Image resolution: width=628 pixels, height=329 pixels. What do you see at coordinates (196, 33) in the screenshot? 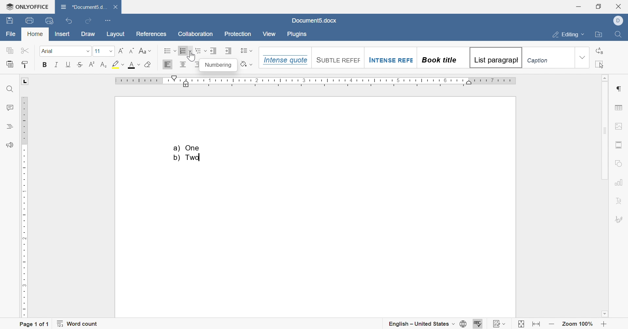
I see `collaboration` at bounding box center [196, 33].